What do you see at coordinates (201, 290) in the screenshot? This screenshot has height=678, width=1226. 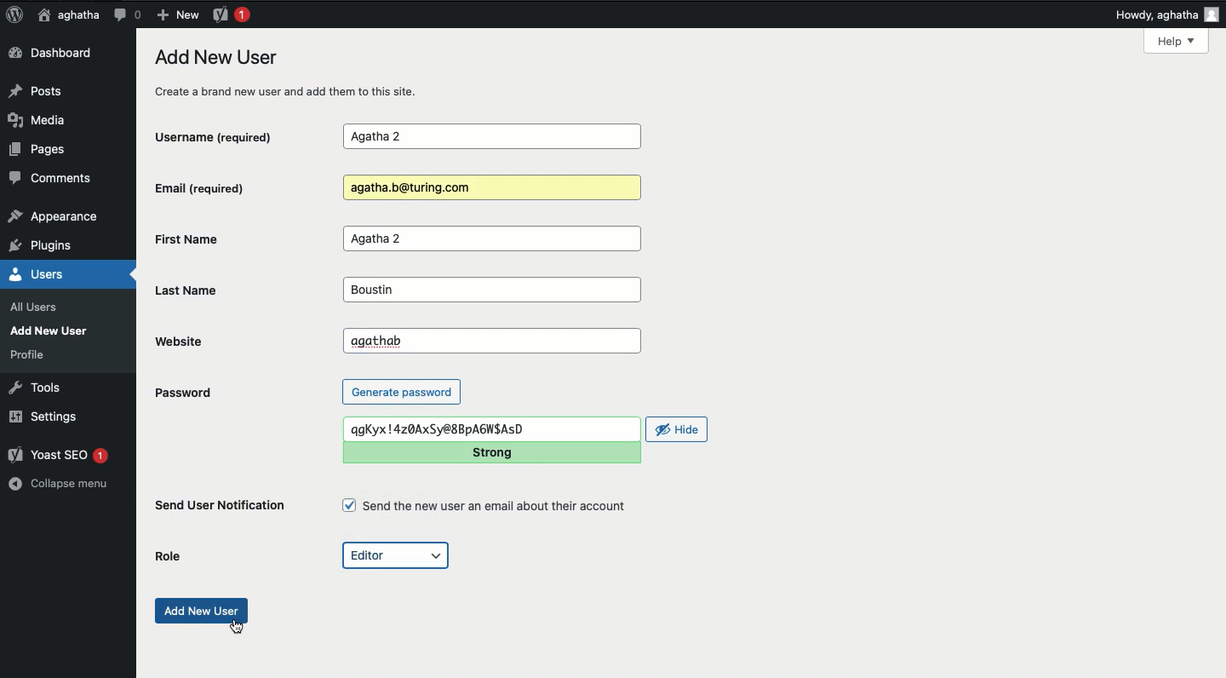 I see `Last name` at bounding box center [201, 290].